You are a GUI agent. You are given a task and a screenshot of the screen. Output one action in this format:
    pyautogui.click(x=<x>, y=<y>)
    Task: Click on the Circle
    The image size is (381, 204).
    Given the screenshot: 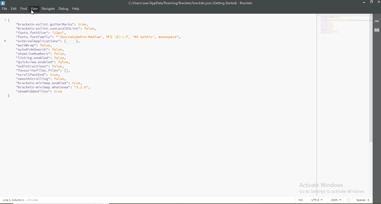 What is the action you would take?
    pyautogui.click(x=349, y=200)
    